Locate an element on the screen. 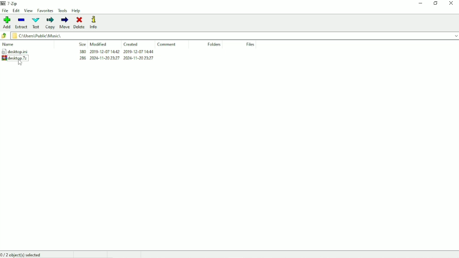 This screenshot has width=459, height=258. 0/2 object(s) selected is located at coordinates (22, 254).